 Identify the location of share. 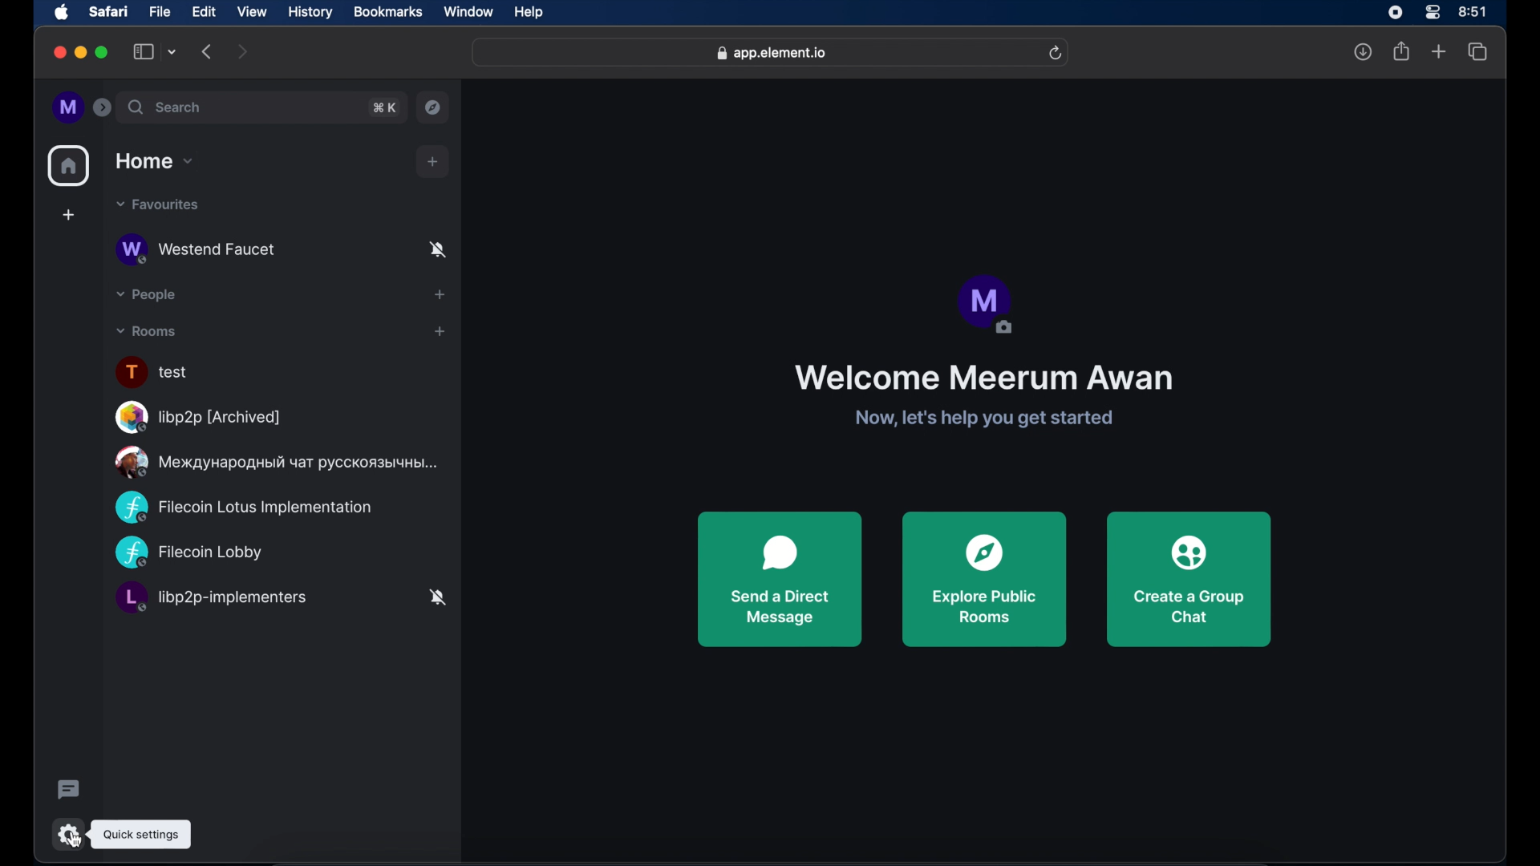
(1401, 54).